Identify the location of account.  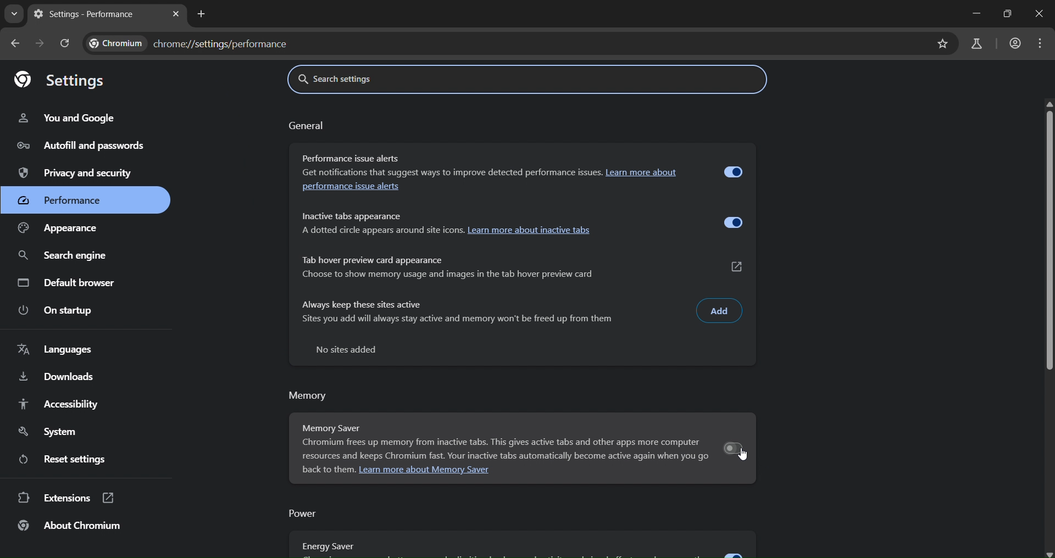
(1016, 41).